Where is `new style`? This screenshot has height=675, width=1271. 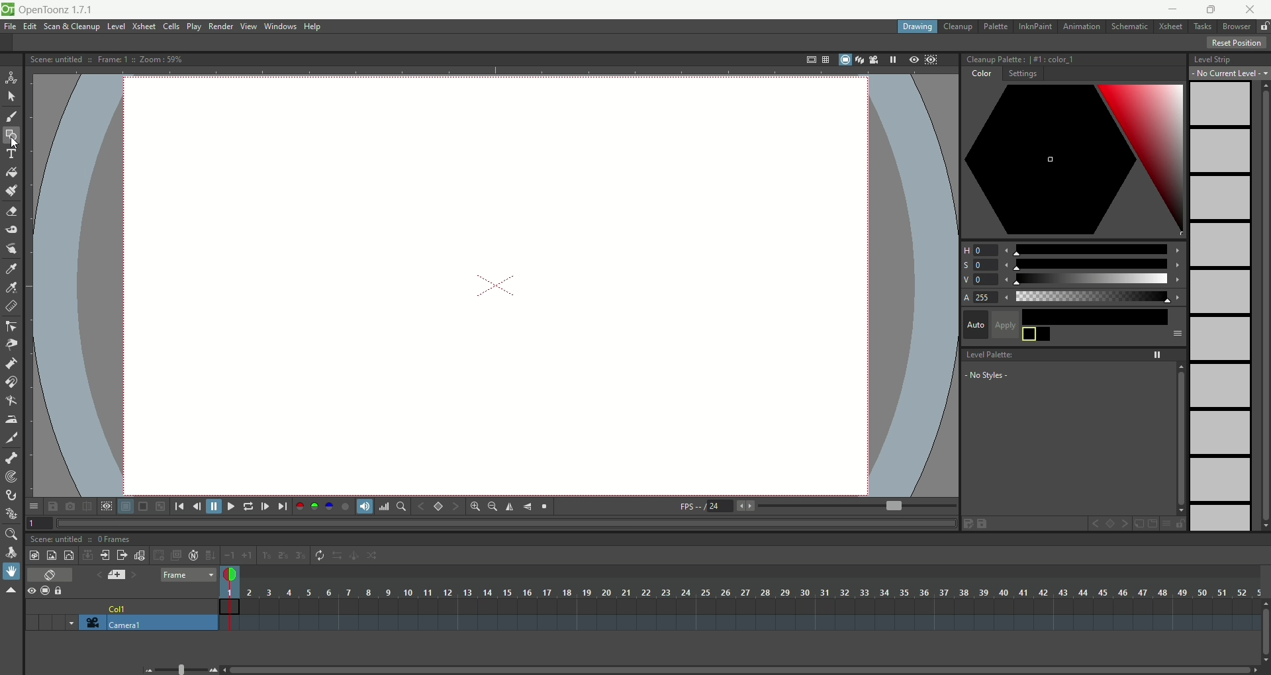 new style is located at coordinates (1139, 524).